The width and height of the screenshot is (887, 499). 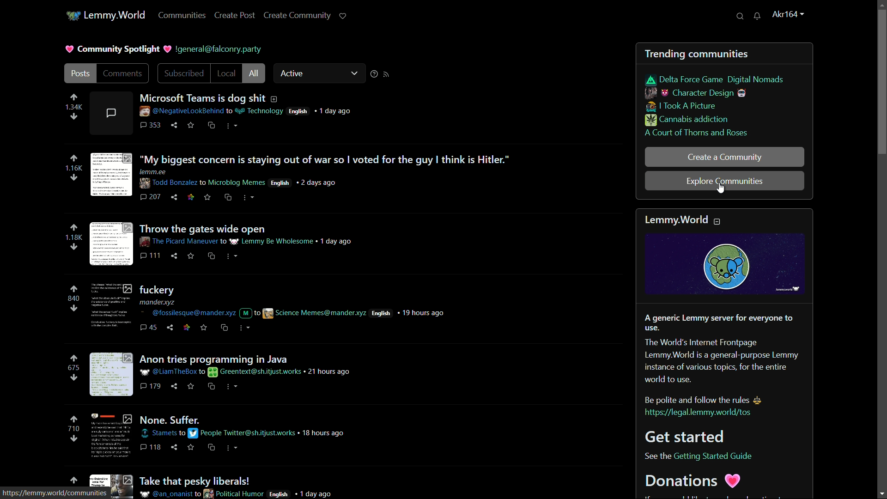 I want to click on comments, so click(x=151, y=126).